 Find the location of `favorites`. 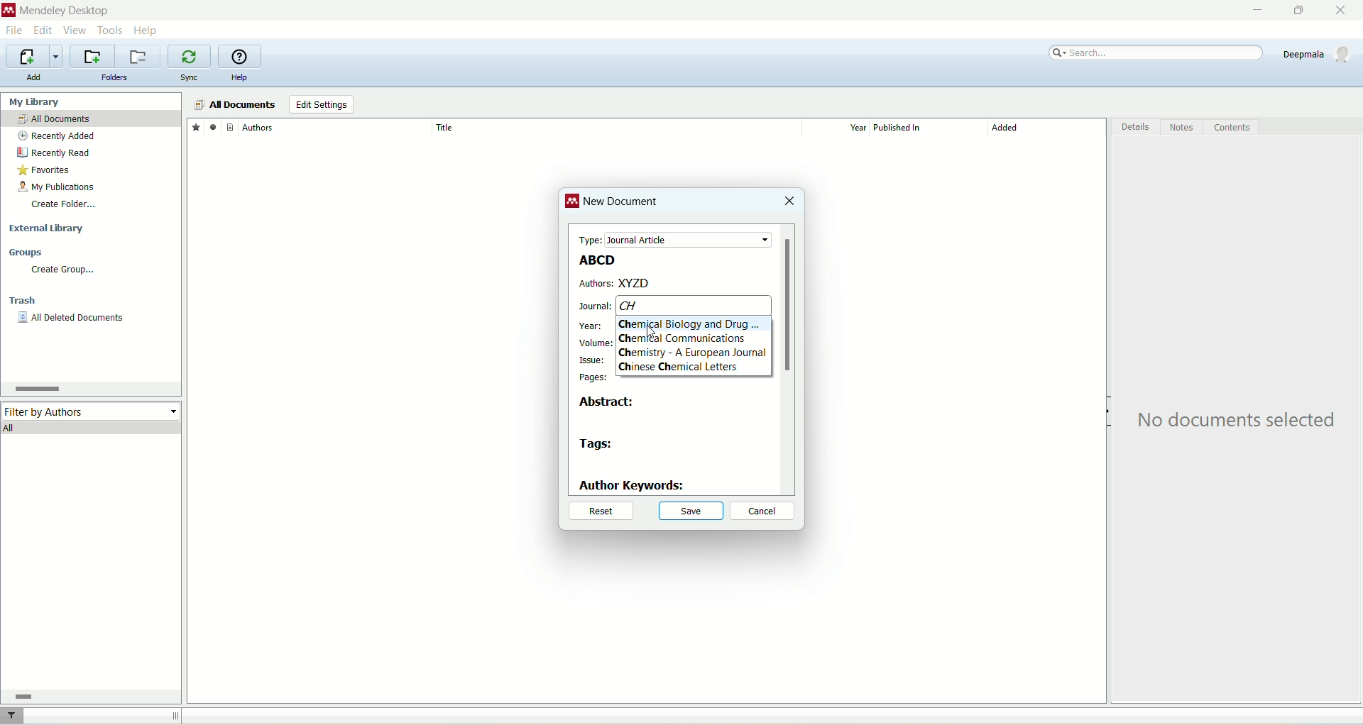

favorites is located at coordinates (45, 172).